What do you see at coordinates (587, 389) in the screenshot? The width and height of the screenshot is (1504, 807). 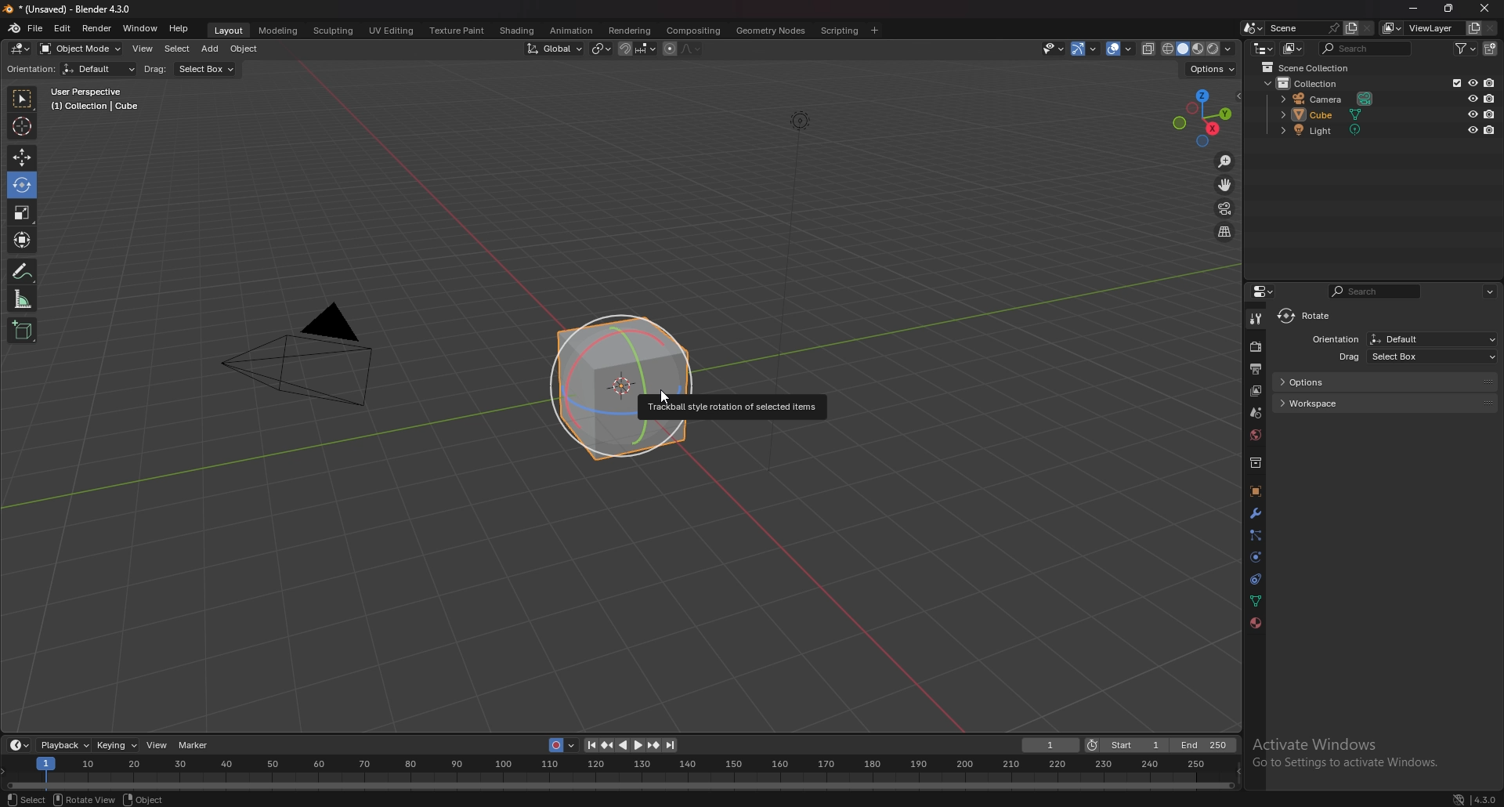 I see `cube` at bounding box center [587, 389].